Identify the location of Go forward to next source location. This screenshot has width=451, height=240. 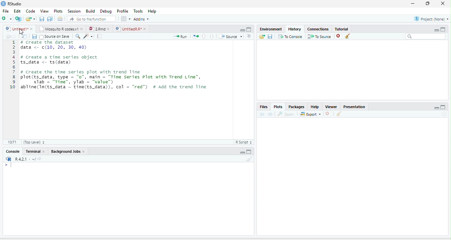
(15, 36).